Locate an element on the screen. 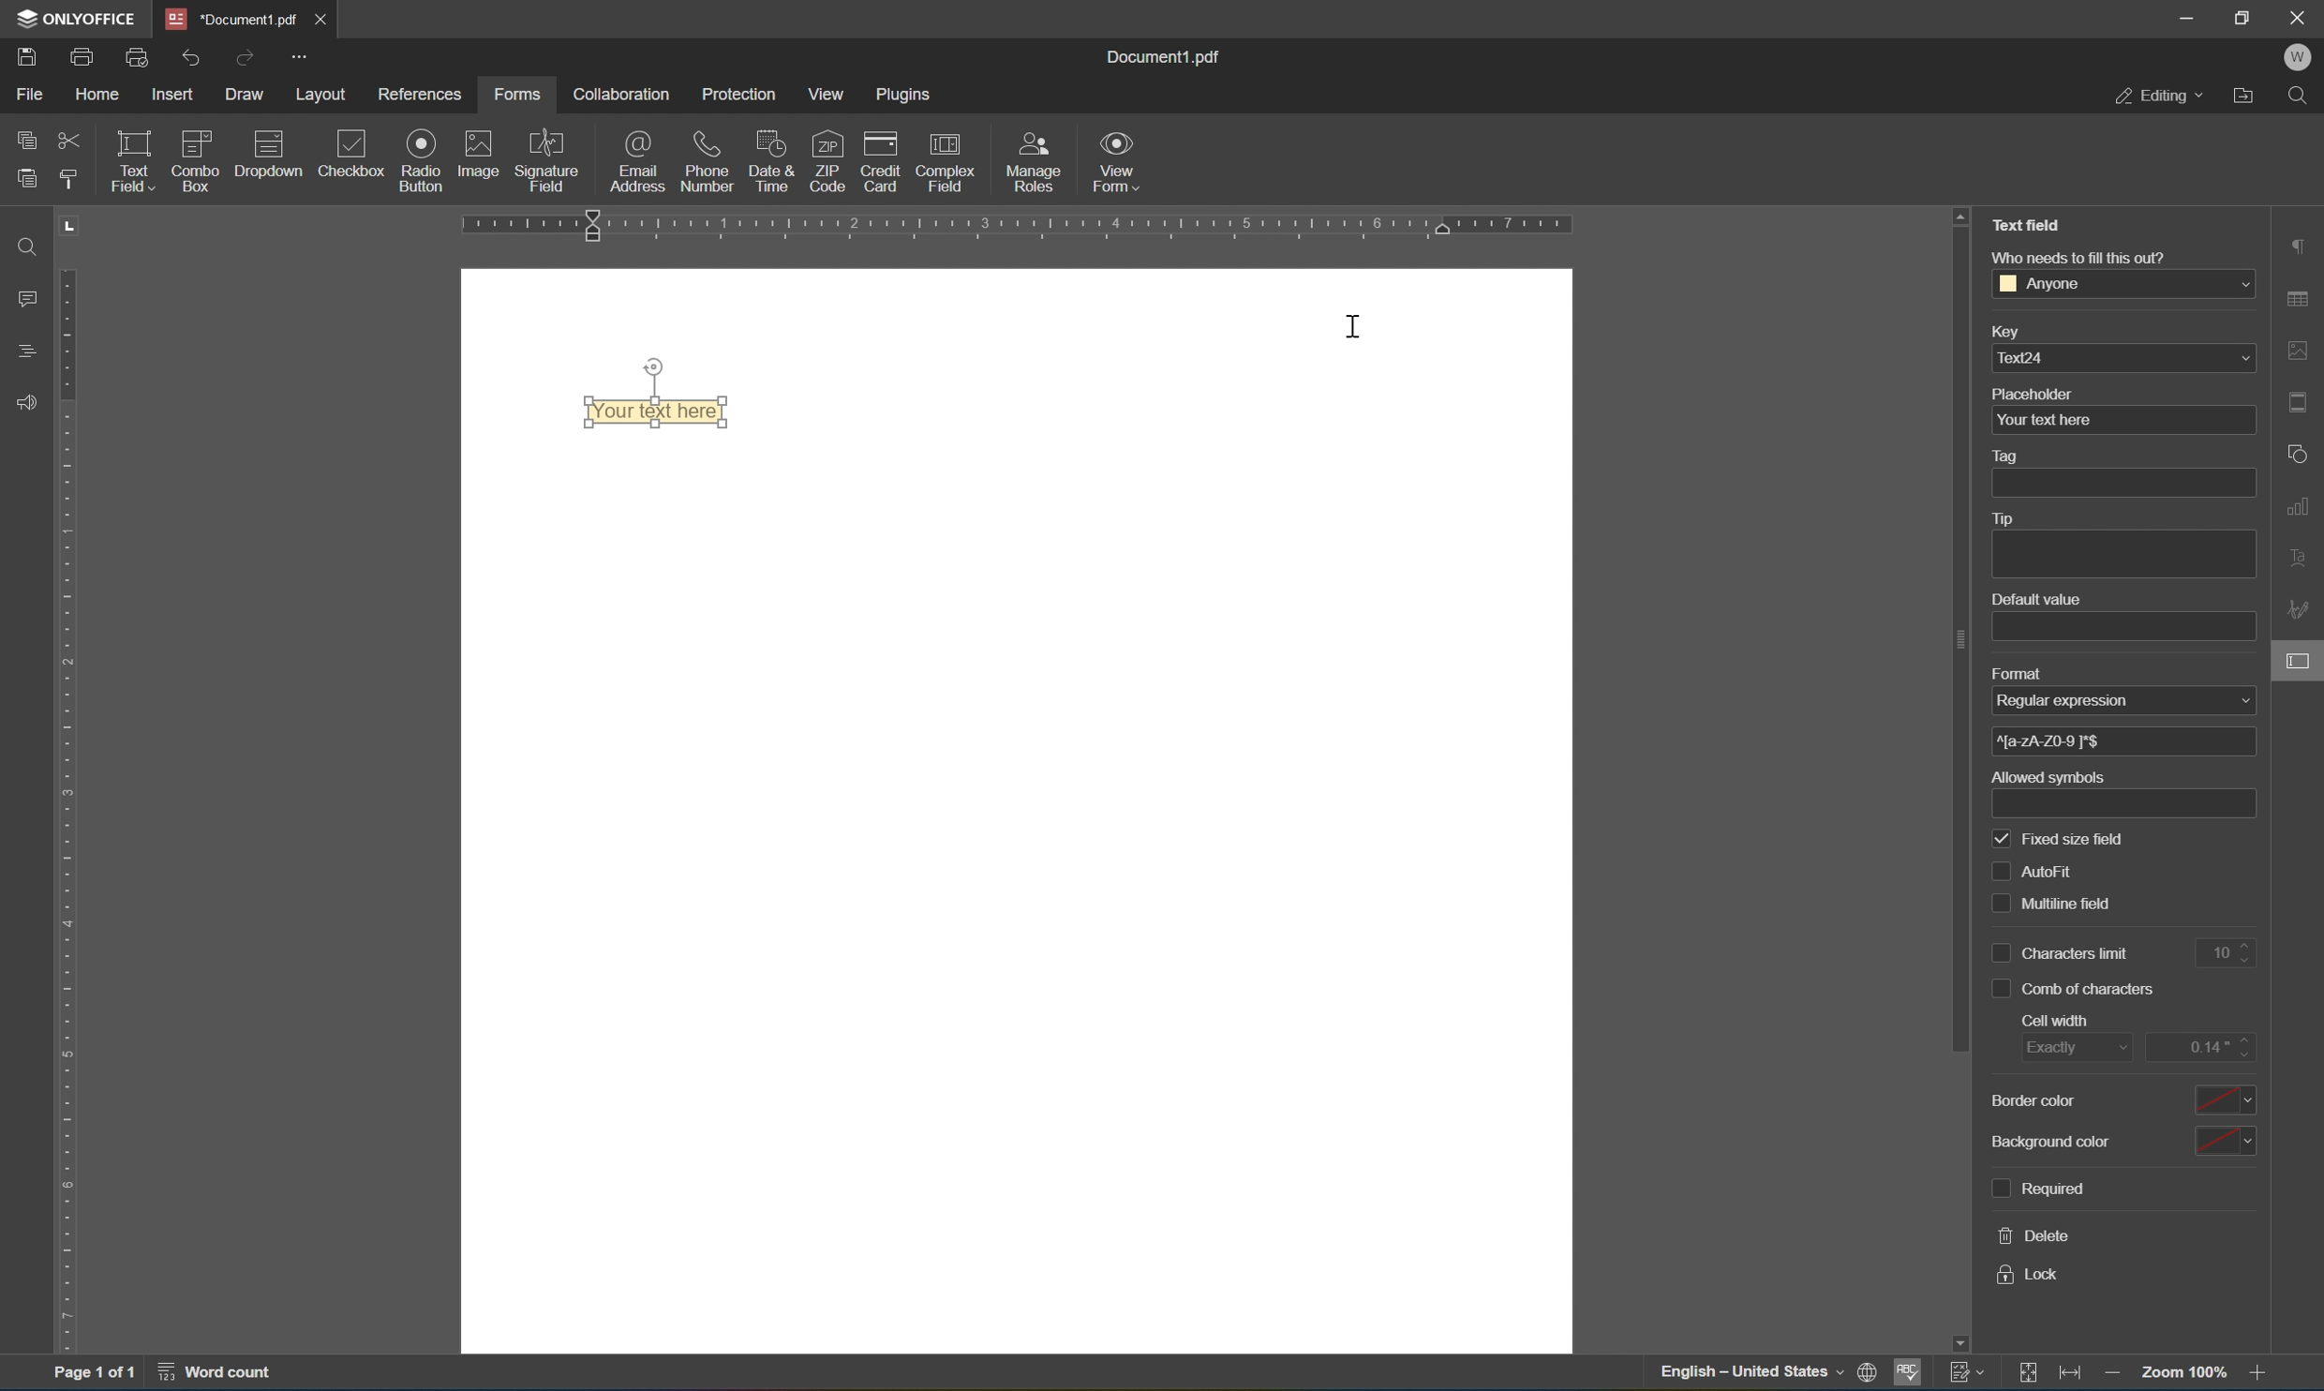 The width and height of the screenshot is (2324, 1391). scroll bar is located at coordinates (1959, 640).